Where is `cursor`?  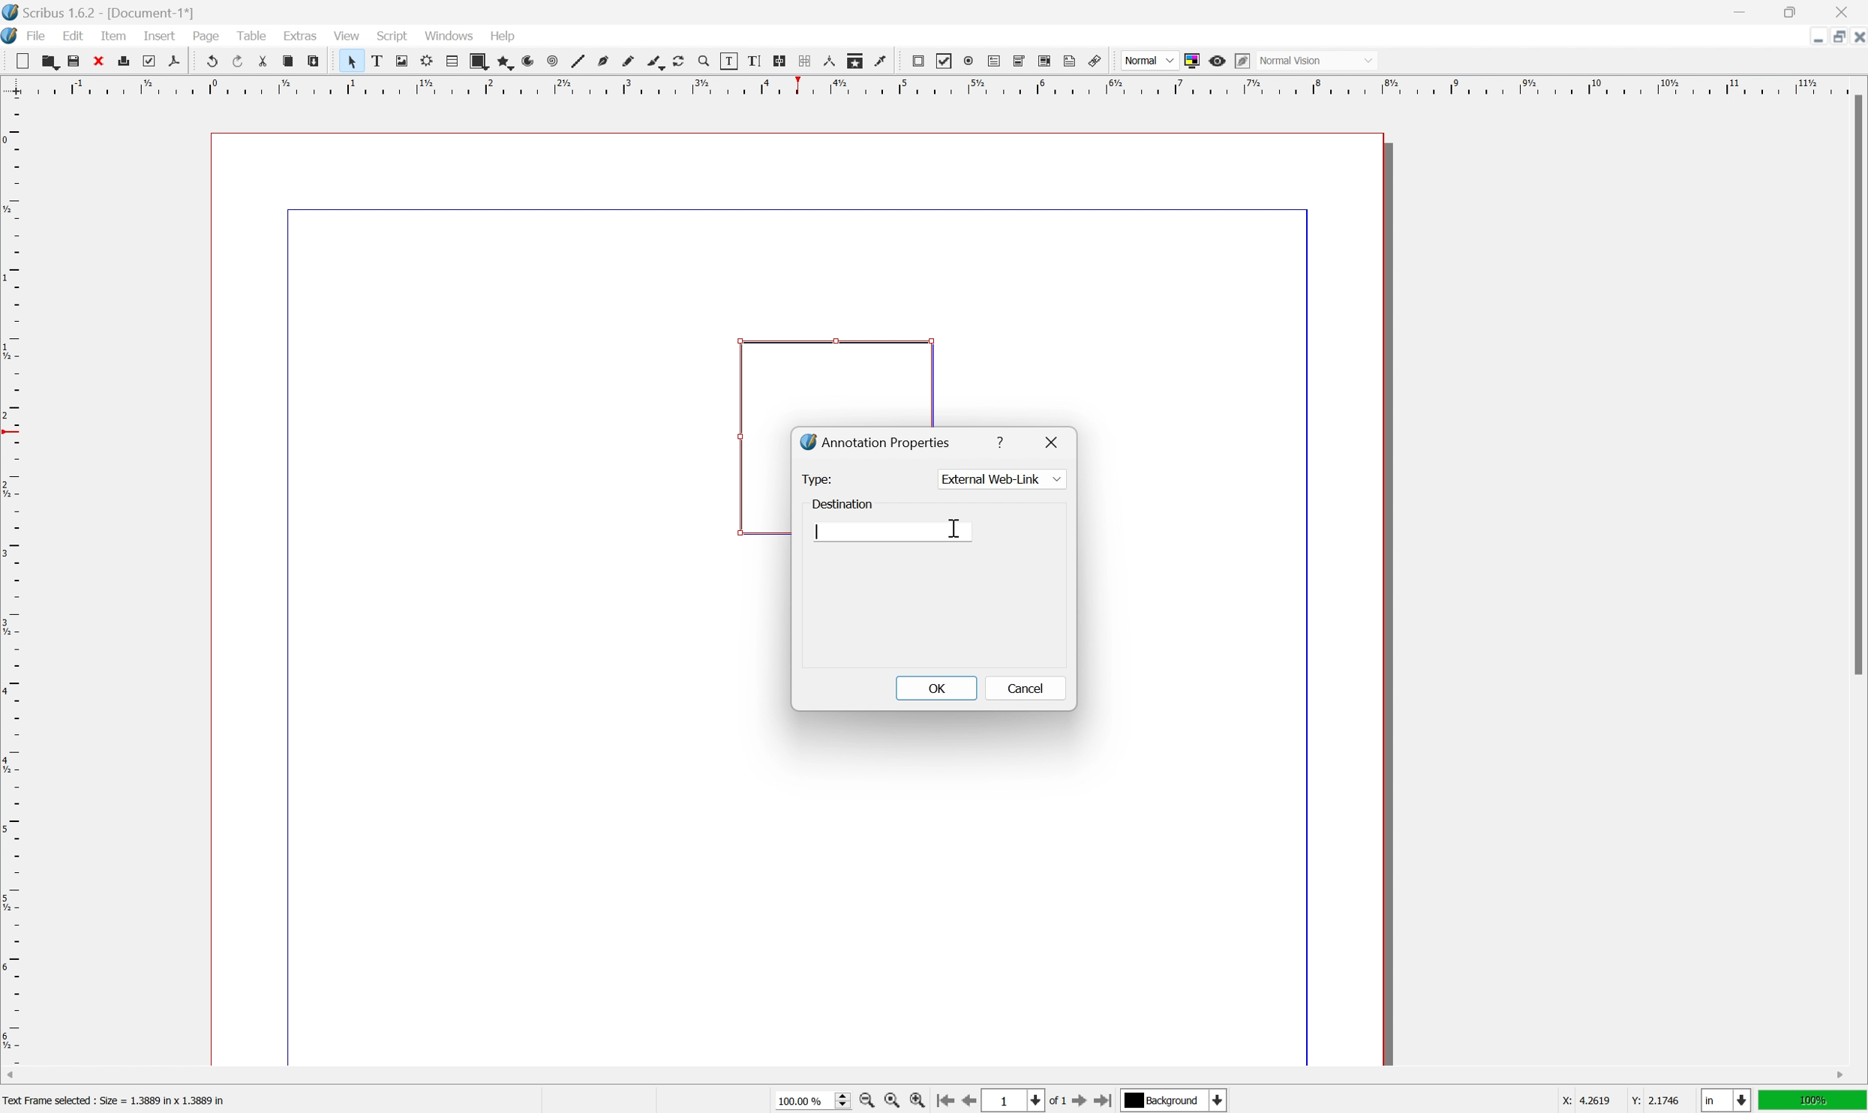
cursor is located at coordinates (951, 525).